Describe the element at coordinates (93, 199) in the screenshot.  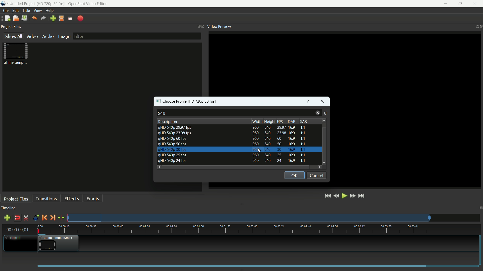
I see `emojis` at that location.